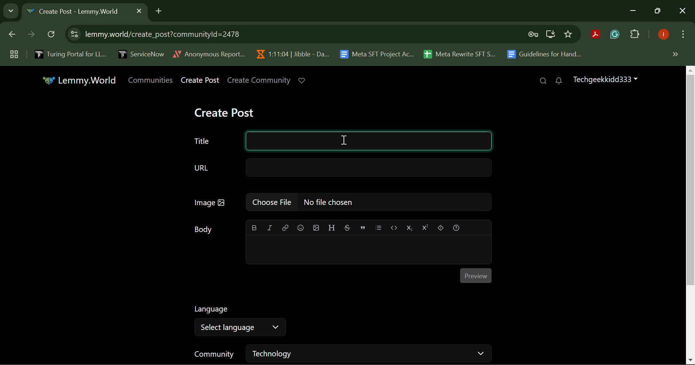  What do you see at coordinates (344, 140) in the screenshot?
I see `Cursor on Title Text Box` at bounding box center [344, 140].